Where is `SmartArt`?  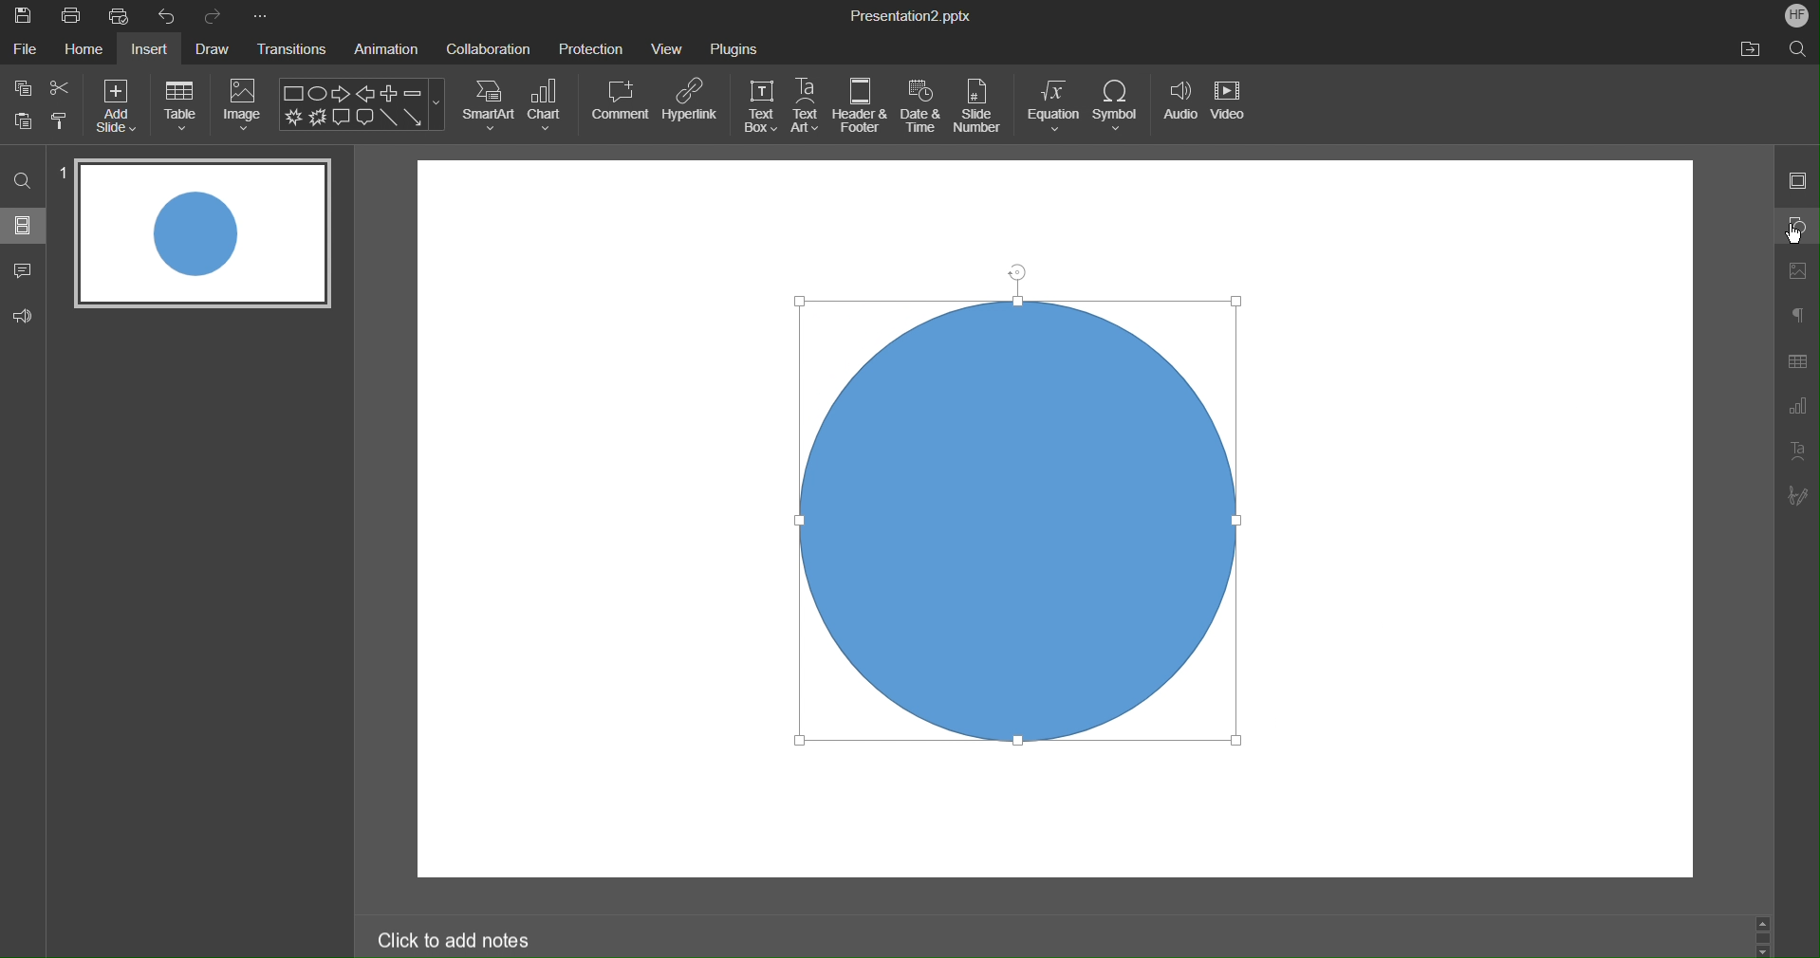
SmartArt is located at coordinates (489, 104).